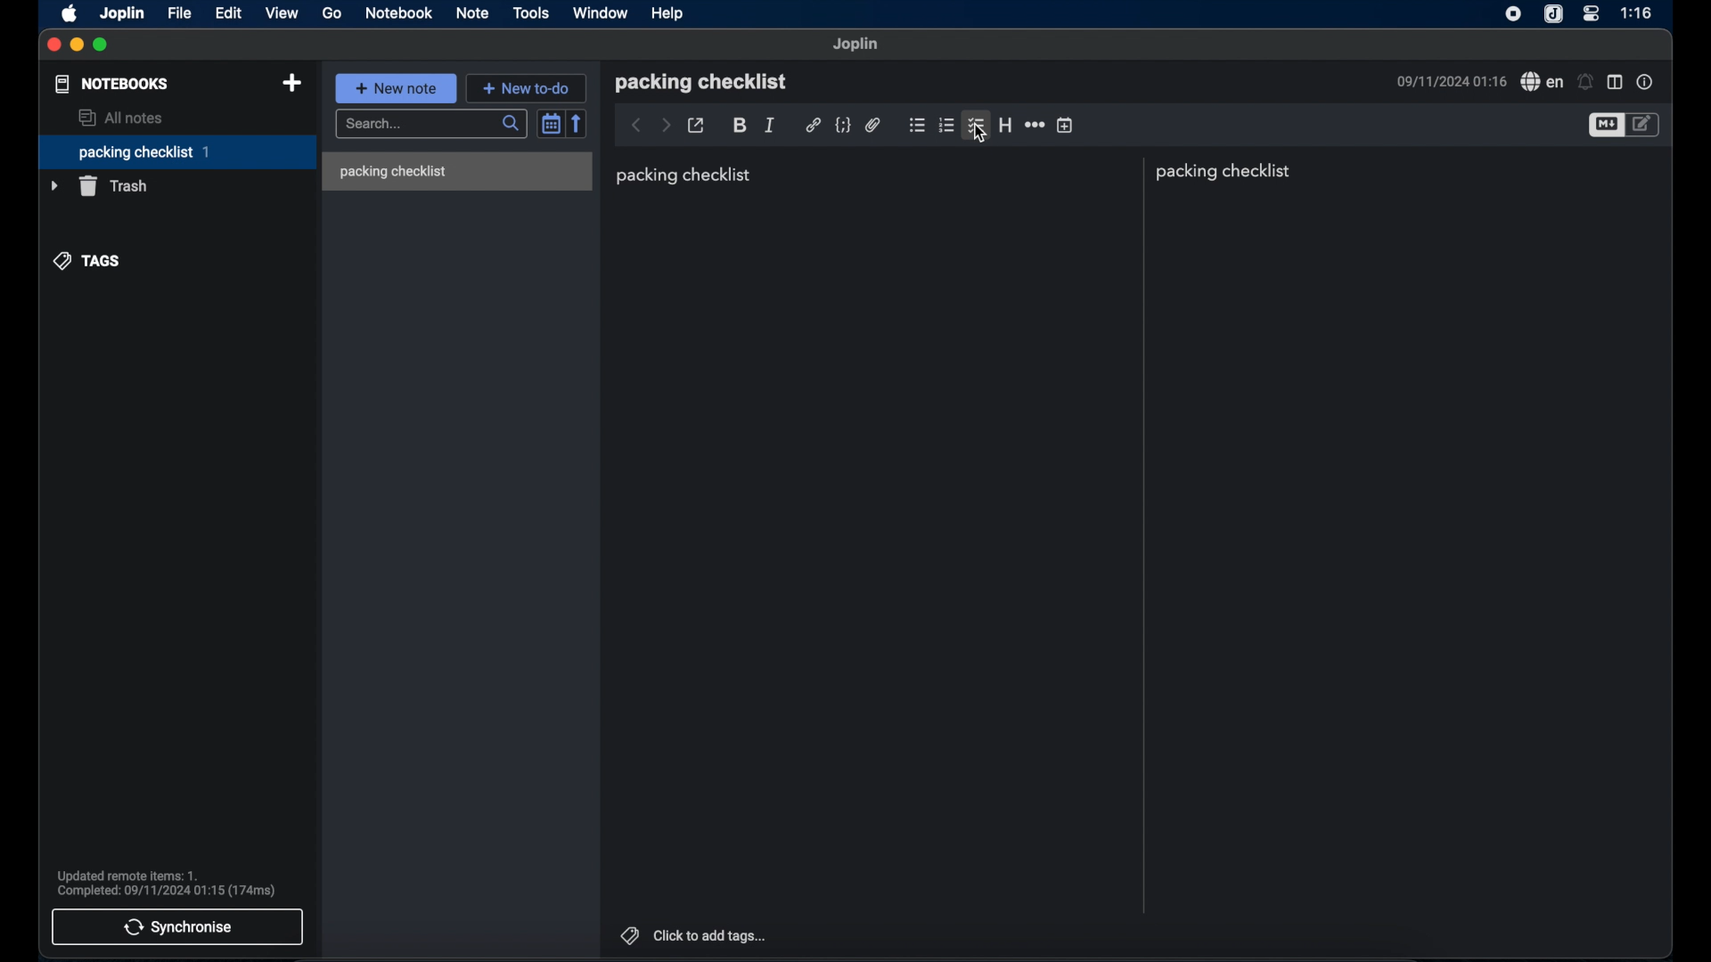  I want to click on tags, so click(86, 262).